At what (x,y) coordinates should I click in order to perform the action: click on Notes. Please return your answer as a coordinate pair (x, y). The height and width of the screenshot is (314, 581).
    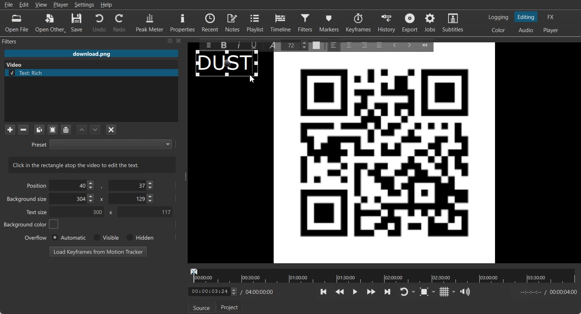
    Looking at the image, I should click on (233, 22).